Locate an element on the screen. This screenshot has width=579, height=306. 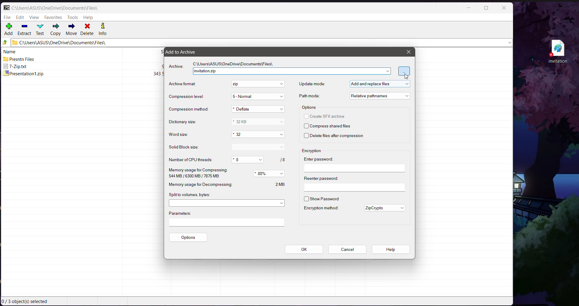
Cancel is located at coordinates (347, 249).